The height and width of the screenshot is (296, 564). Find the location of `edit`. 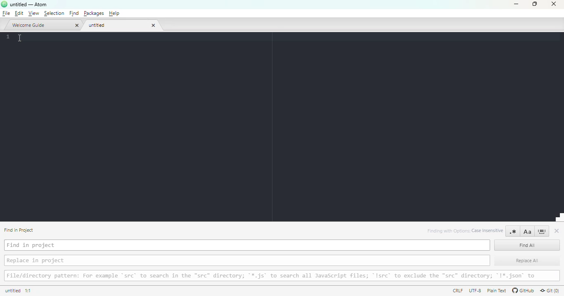

edit is located at coordinates (19, 13).